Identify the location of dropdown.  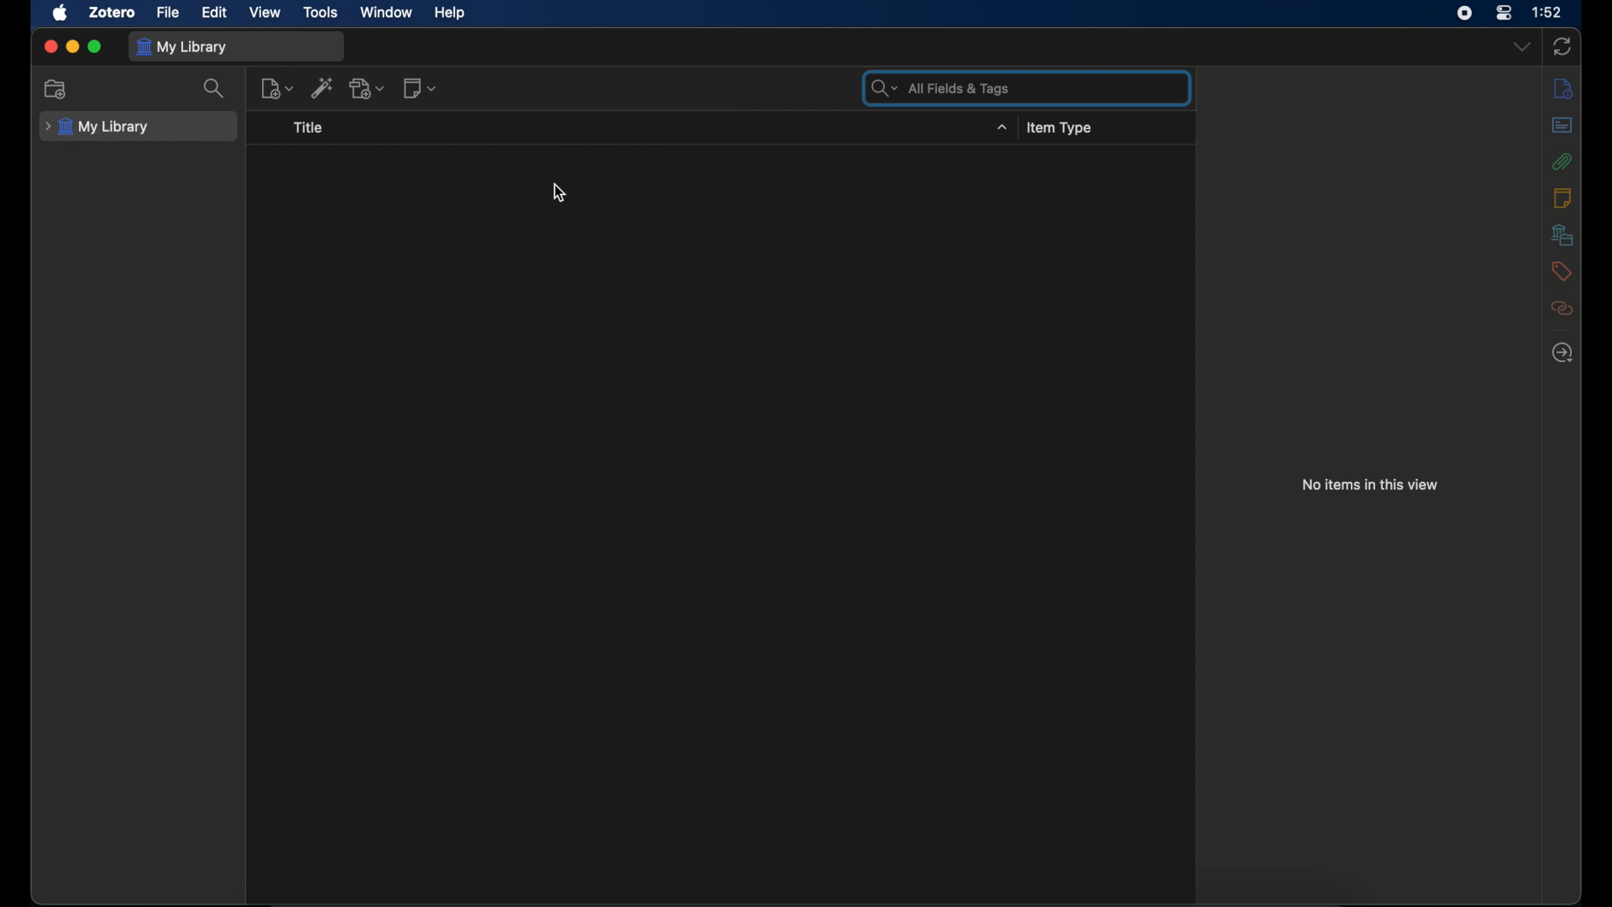
(1522, 47).